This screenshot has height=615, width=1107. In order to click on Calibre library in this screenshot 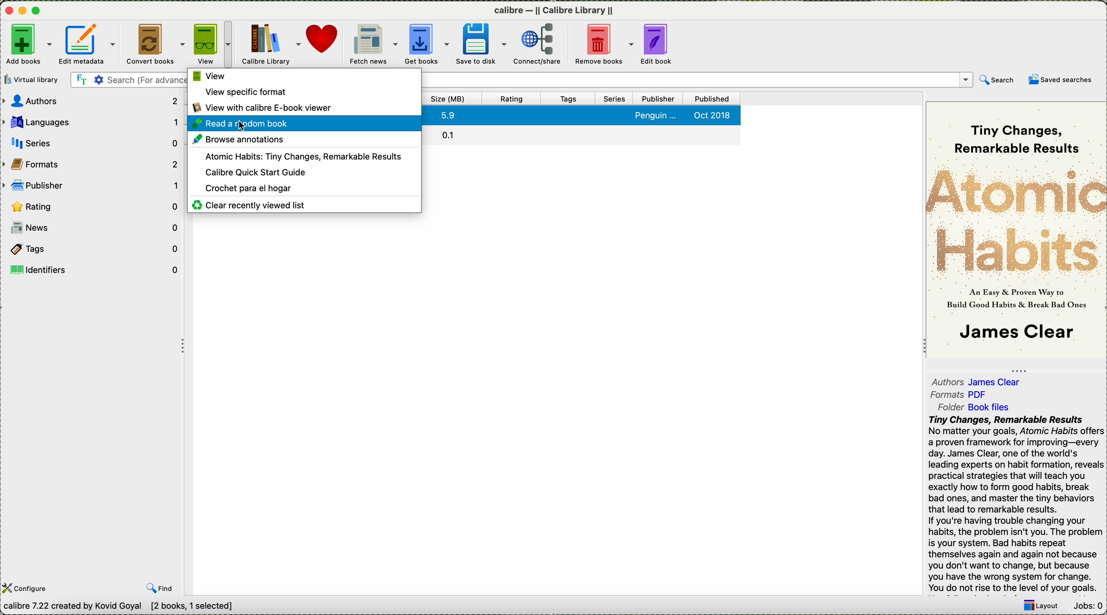, I will do `click(272, 43)`.